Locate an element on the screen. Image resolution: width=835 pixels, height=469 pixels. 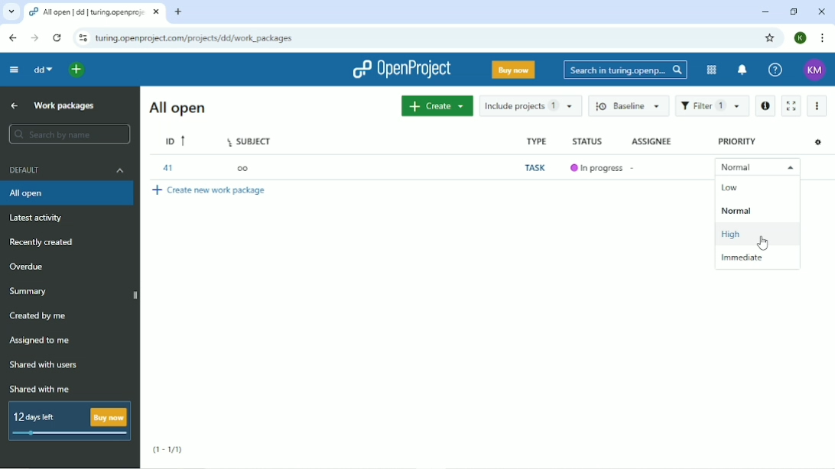
Create is located at coordinates (436, 106).